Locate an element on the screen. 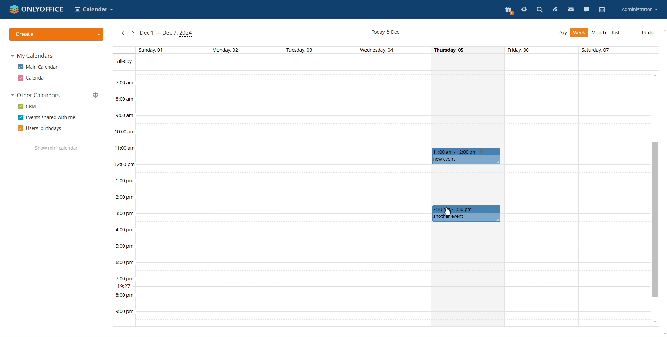  account is located at coordinates (639, 10).